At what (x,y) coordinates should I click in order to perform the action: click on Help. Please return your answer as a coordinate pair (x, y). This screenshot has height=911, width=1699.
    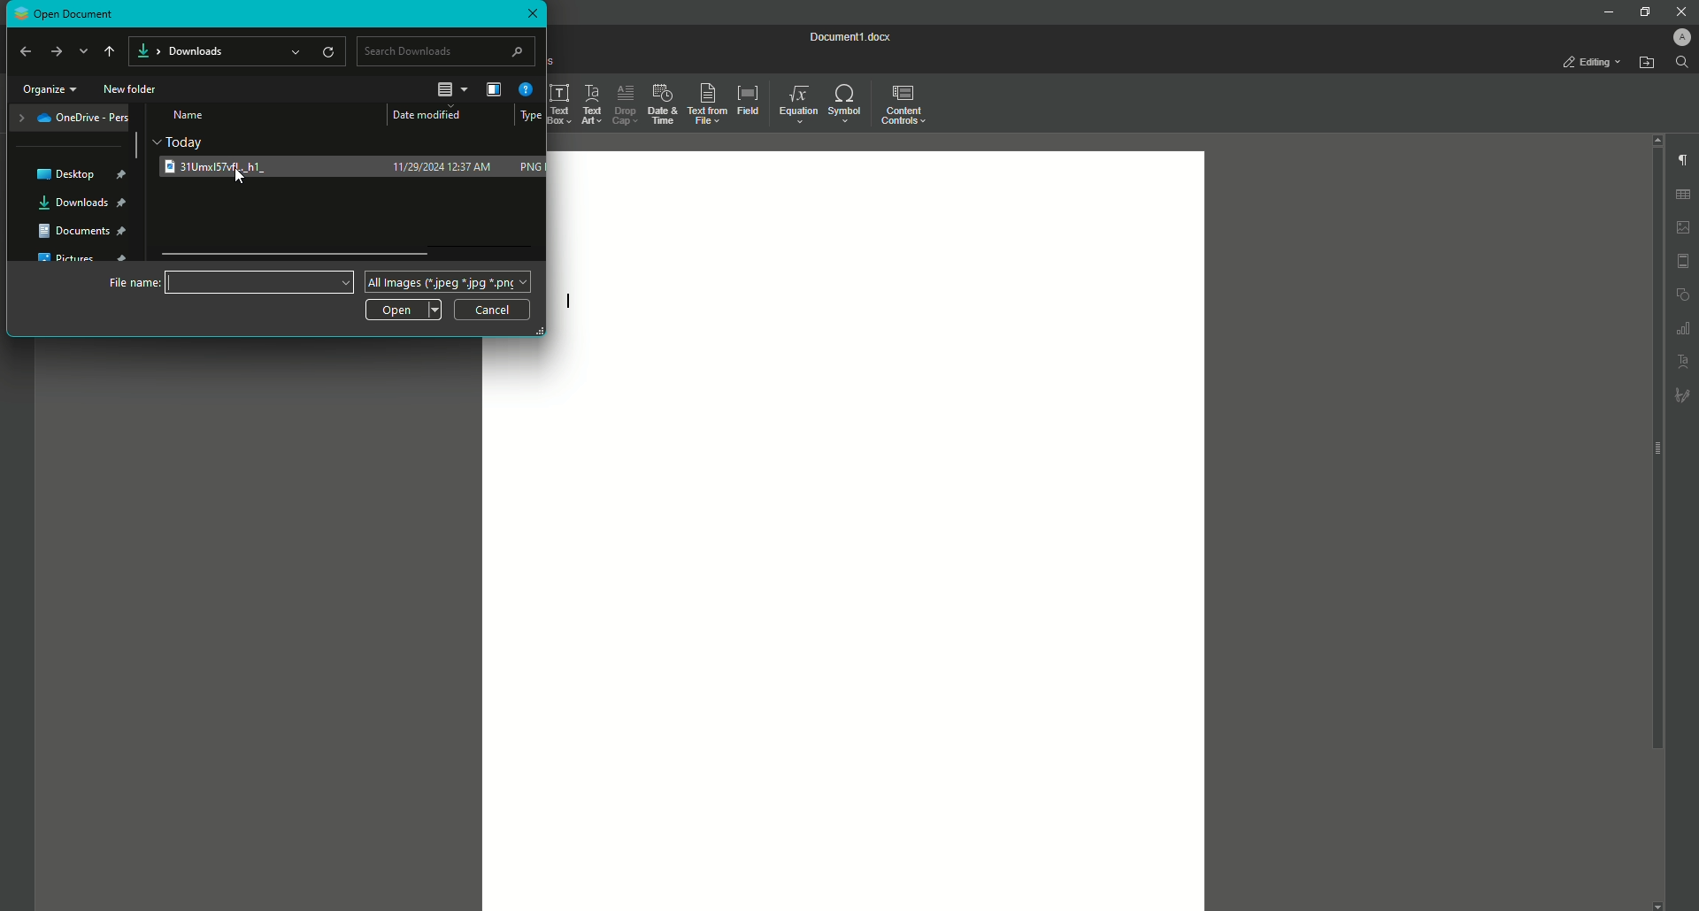
    Looking at the image, I should click on (527, 88).